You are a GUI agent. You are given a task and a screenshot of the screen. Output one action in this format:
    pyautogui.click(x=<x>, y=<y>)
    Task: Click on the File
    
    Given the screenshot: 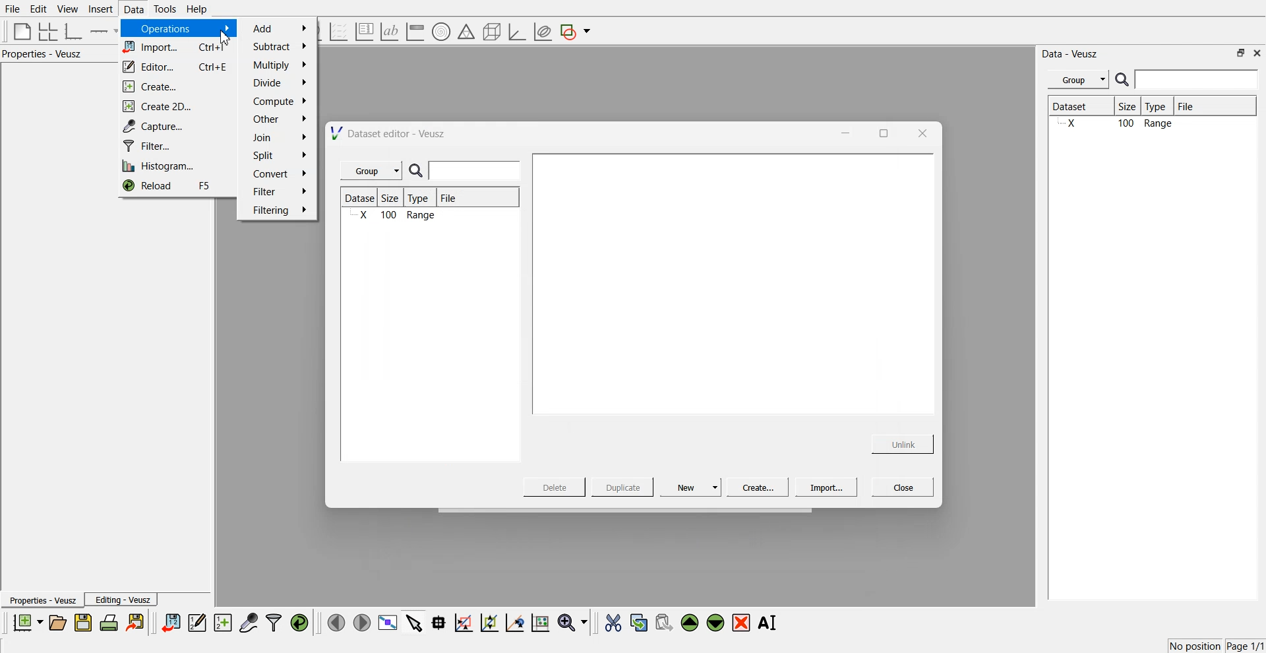 What is the action you would take?
    pyautogui.click(x=1197, y=106)
    